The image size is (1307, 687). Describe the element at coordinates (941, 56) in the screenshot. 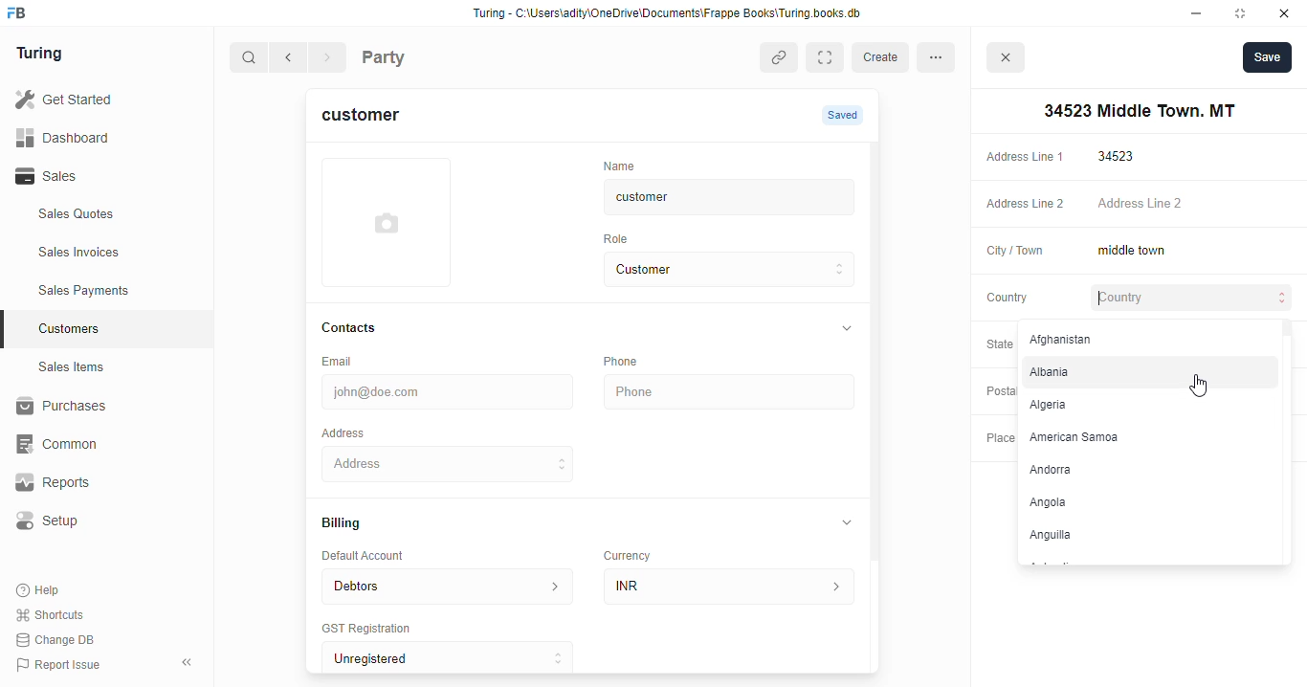

I see `more options` at that location.